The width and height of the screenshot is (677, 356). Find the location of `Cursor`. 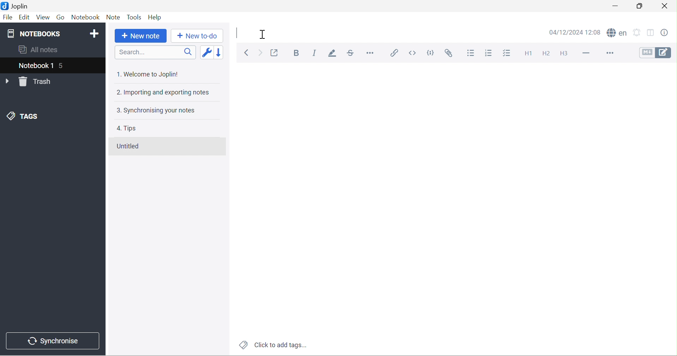

Cursor is located at coordinates (263, 34).